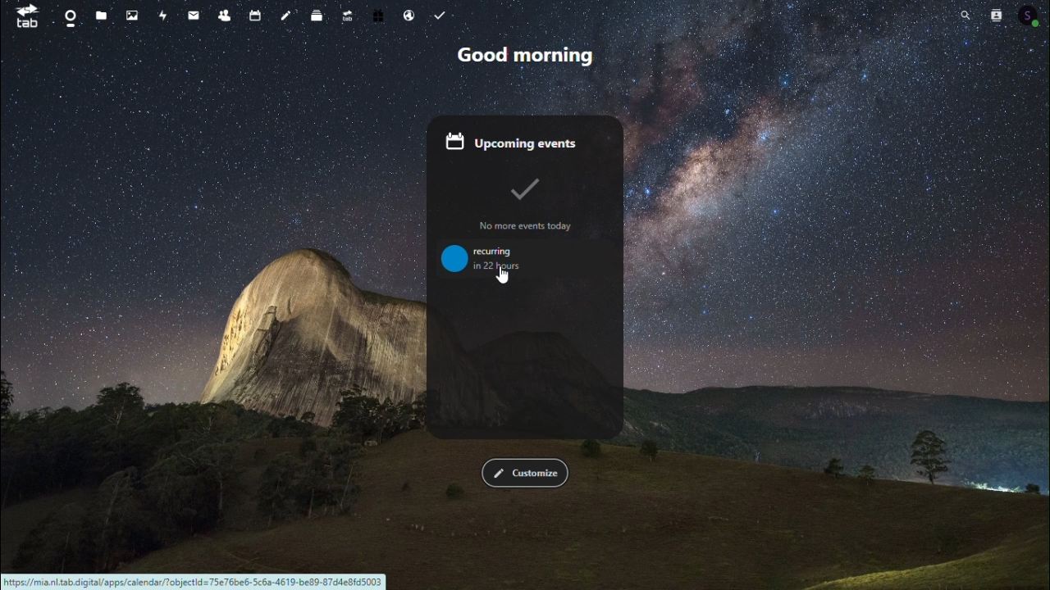  What do you see at coordinates (67, 16) in the screenshot?
I see `Dashboard` at bounding box center [67, 16].